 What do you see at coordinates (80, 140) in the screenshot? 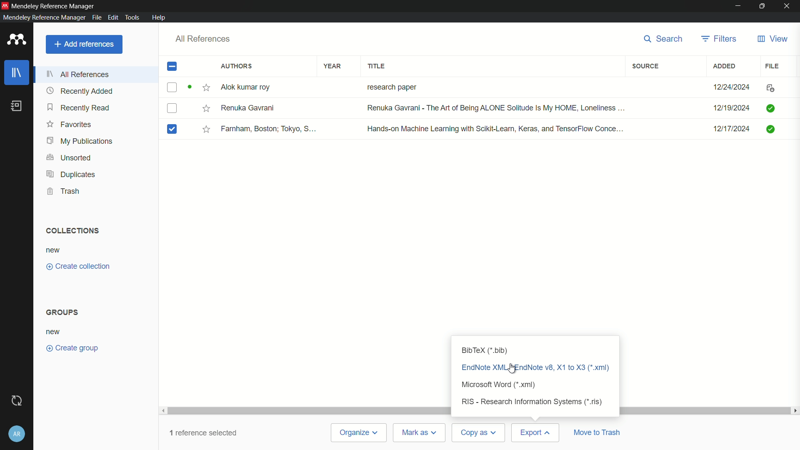
I see `my publications` at bounding box center [80, 140].